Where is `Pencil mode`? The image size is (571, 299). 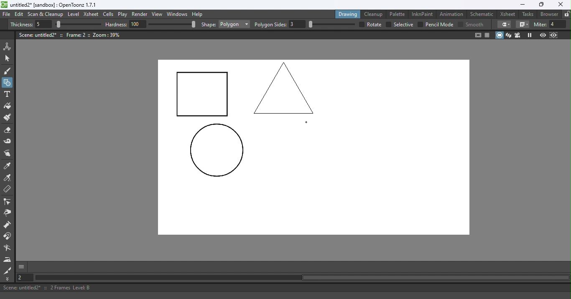 Pencil mode is located at coordinates (439, 25).